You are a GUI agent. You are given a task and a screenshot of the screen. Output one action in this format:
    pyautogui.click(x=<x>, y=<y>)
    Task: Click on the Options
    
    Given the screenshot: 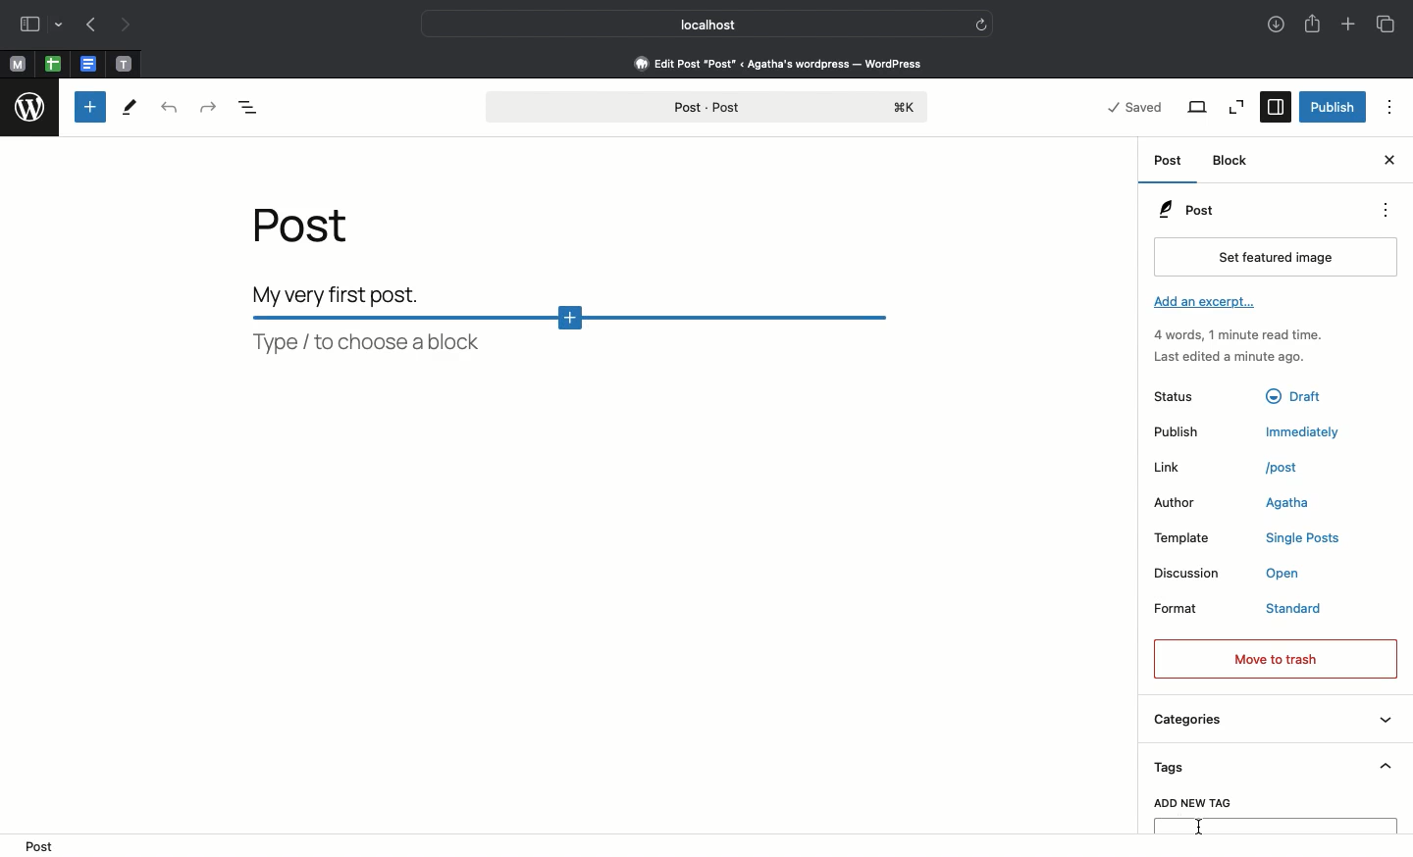 What is the action you would take?
    pyautogui.click(x=1390, y=110)
    